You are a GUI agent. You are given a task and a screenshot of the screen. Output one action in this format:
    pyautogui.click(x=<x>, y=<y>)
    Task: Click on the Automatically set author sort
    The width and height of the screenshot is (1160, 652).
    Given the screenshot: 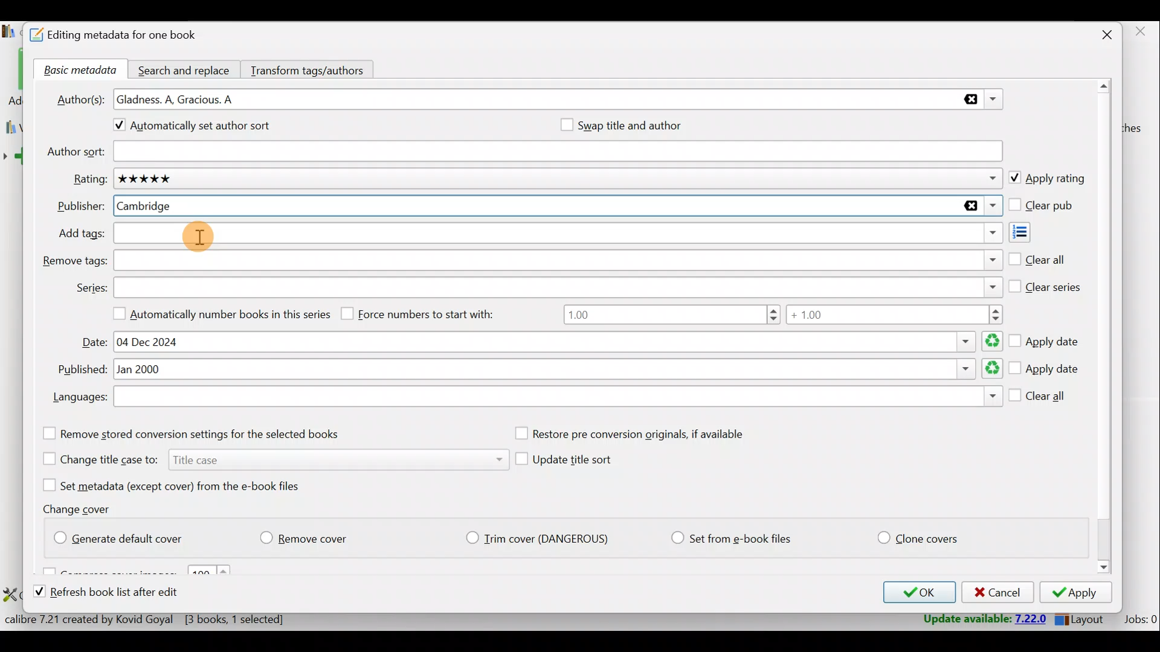 What is the action you would take?
    pyautogui.click(x=201, y=127)
    